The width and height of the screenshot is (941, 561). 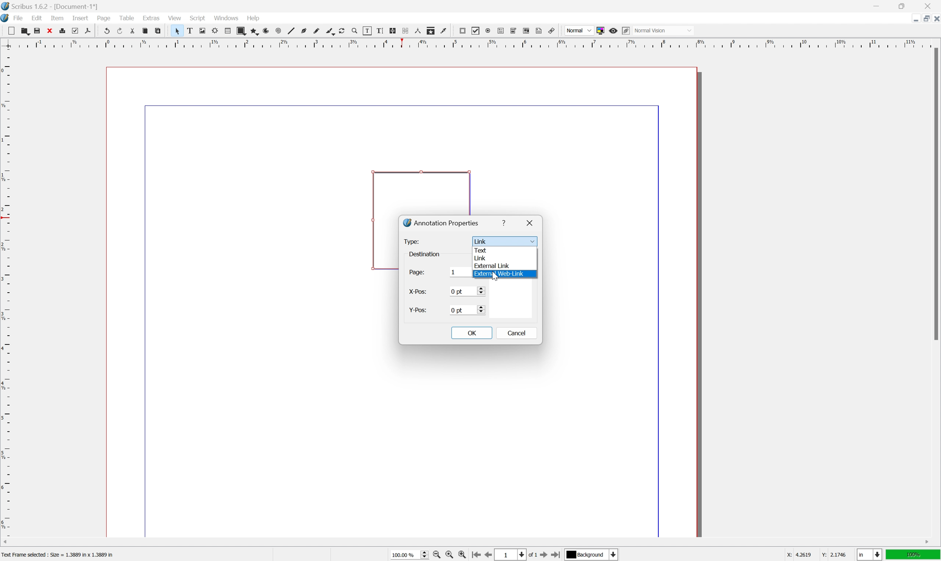 I want to click on text annotation, so click(x=539, y=30).